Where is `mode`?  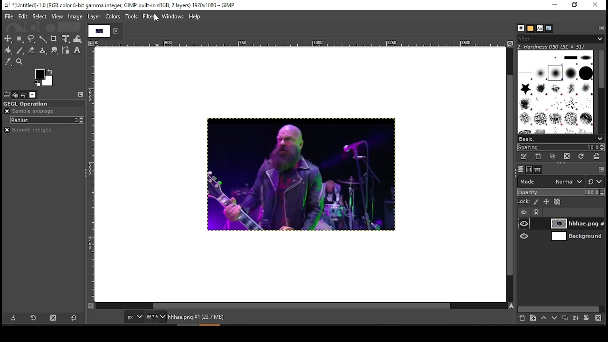 mode is located at coordinates (551, 182).